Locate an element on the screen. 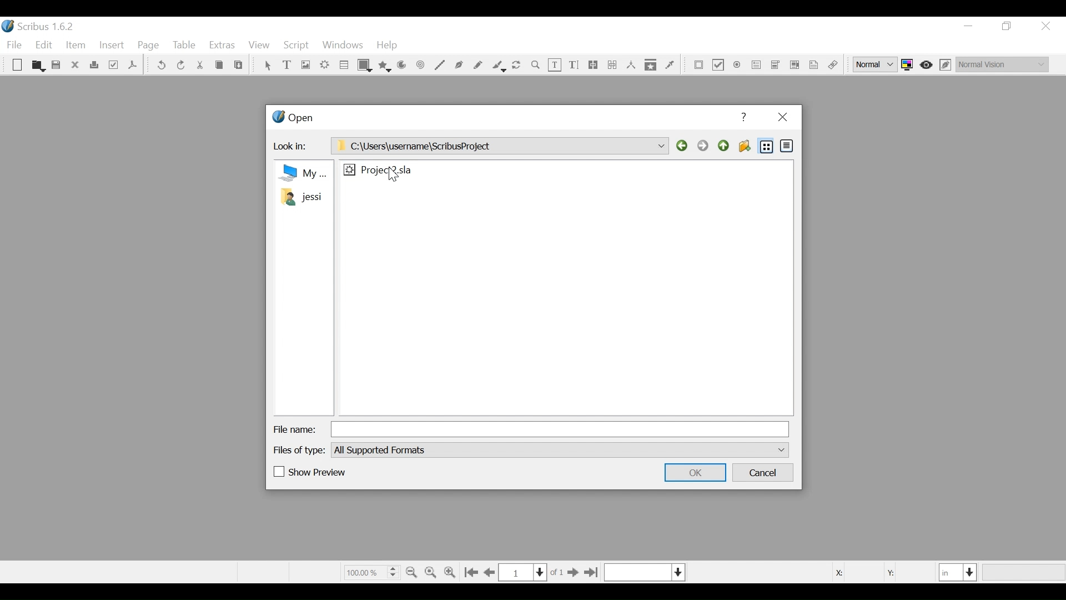 The image size is (1066, 600). Extras is located at coordinates (222, 46).